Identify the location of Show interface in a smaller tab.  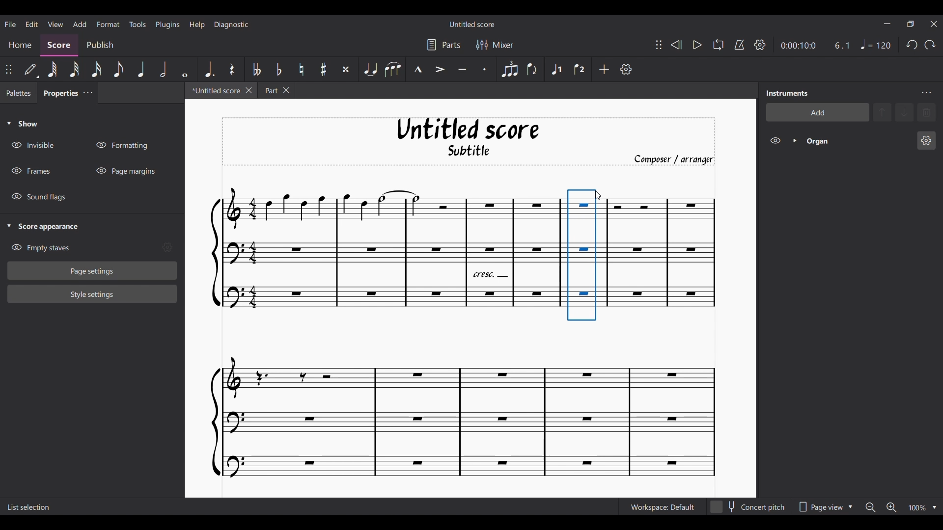
(911, 24).